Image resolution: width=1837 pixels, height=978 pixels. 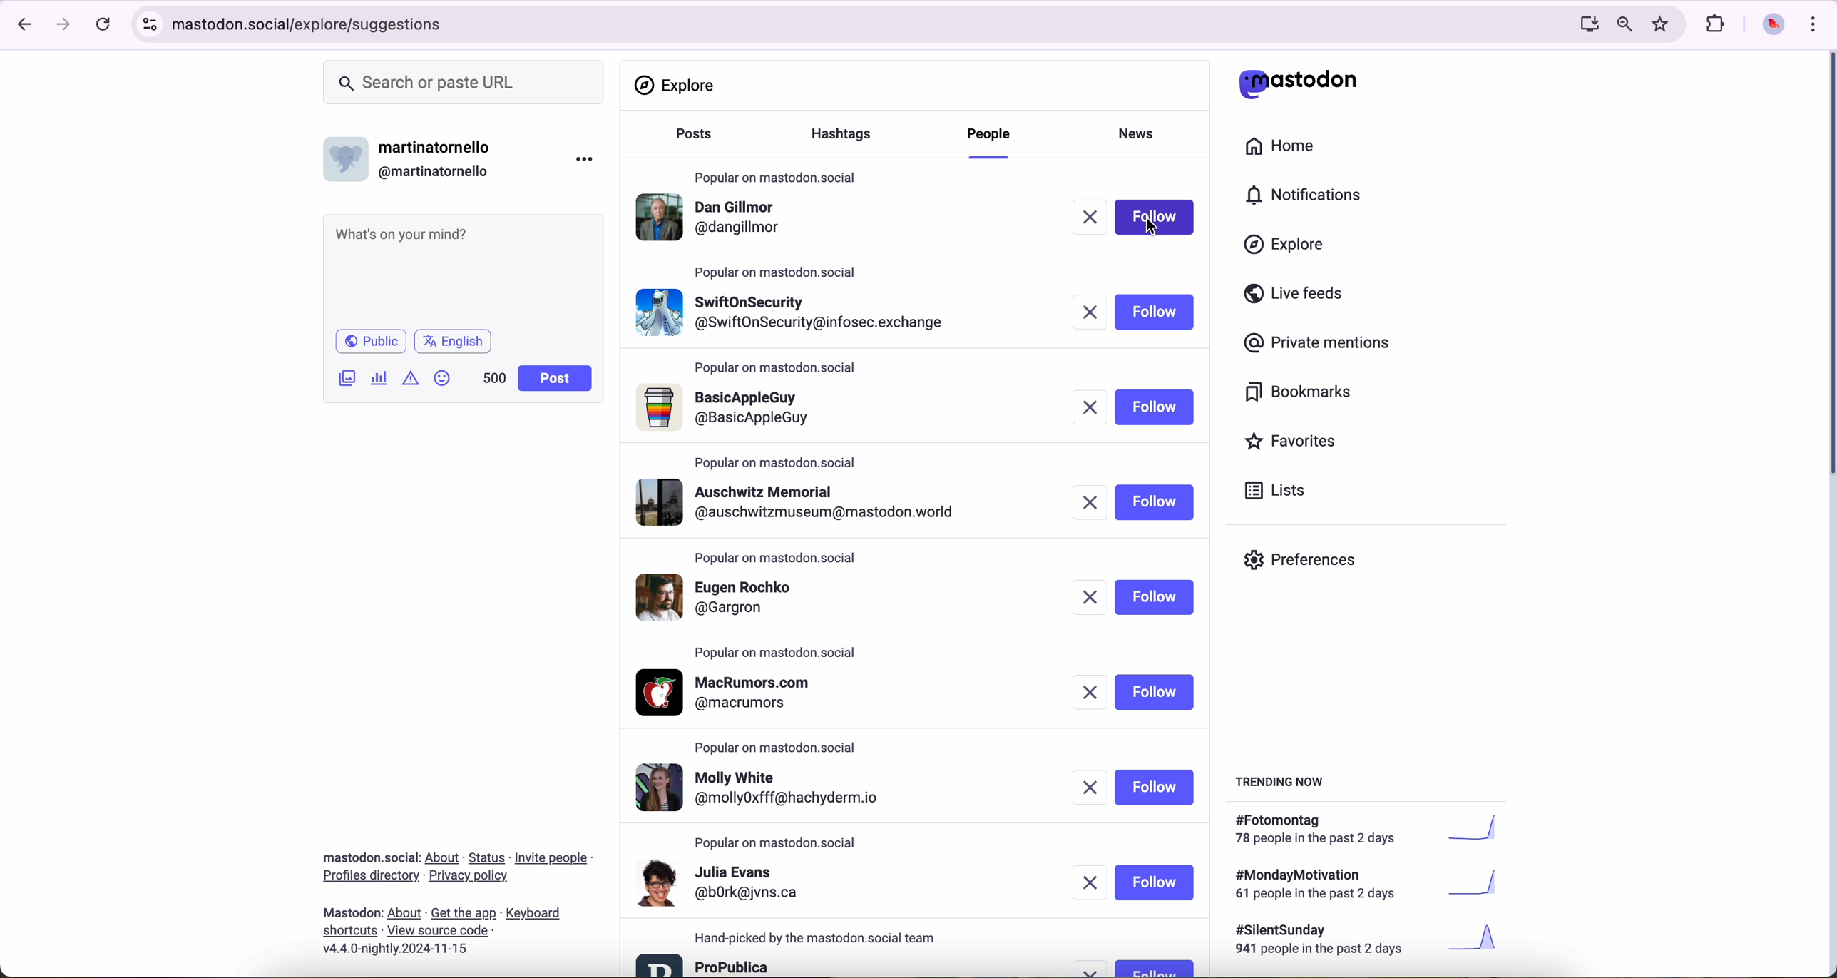 What do you see at coordinates (1093, 599) in the screenshot?
I see `remove` at bounding box center [1093, 599].